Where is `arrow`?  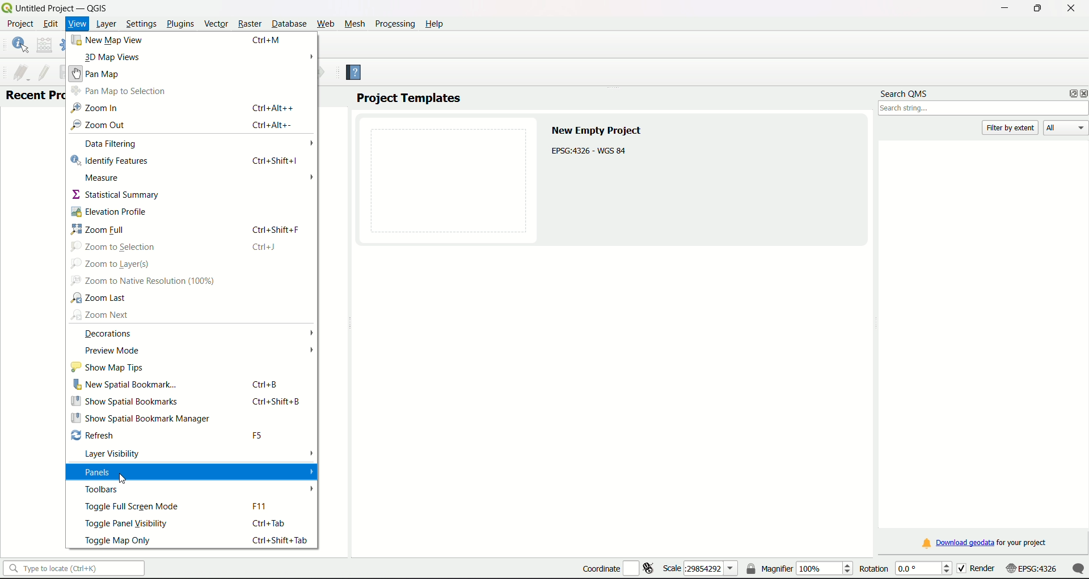 arrow is located at coordinates (309, 453).